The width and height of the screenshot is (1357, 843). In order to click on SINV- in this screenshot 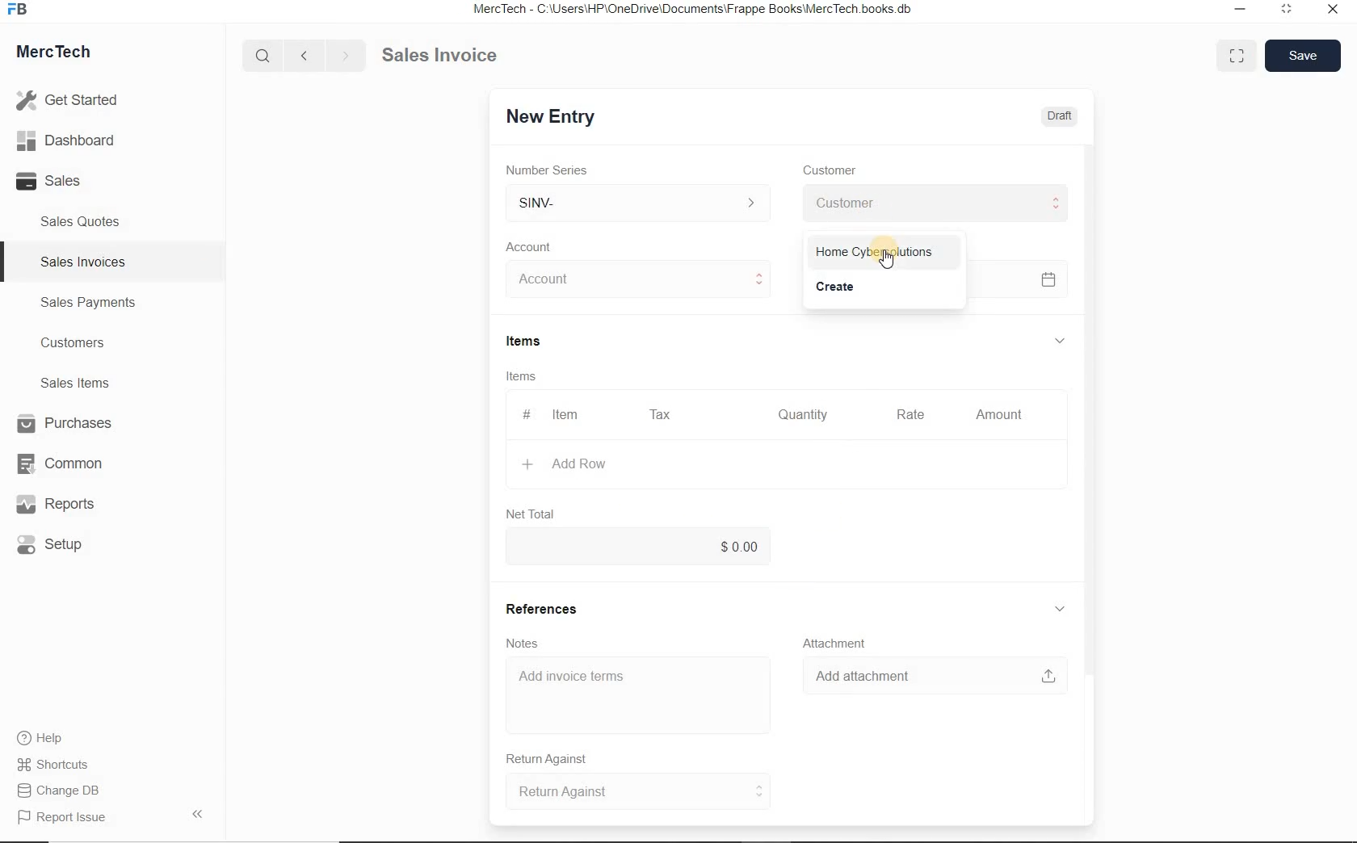, I will do `click(636, 203)`.